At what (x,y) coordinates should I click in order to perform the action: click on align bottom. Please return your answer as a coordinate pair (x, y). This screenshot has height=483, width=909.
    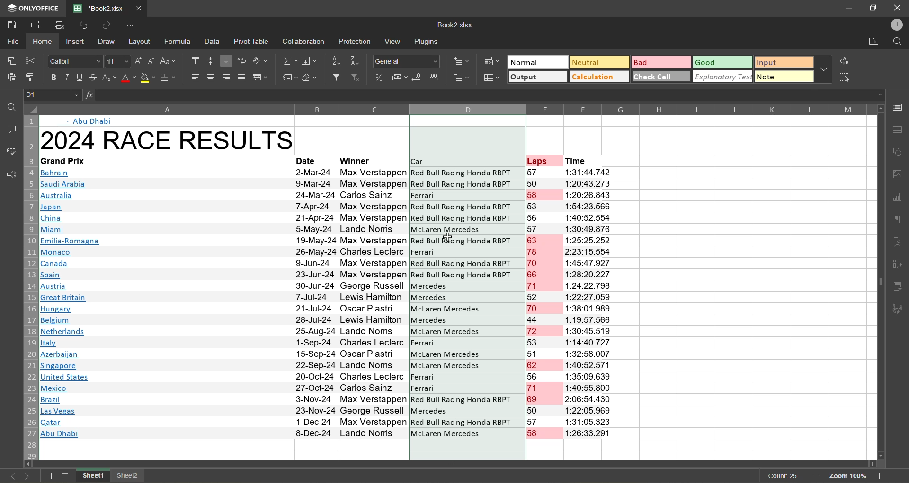
    Looking at the image, I should click on (227, 62).